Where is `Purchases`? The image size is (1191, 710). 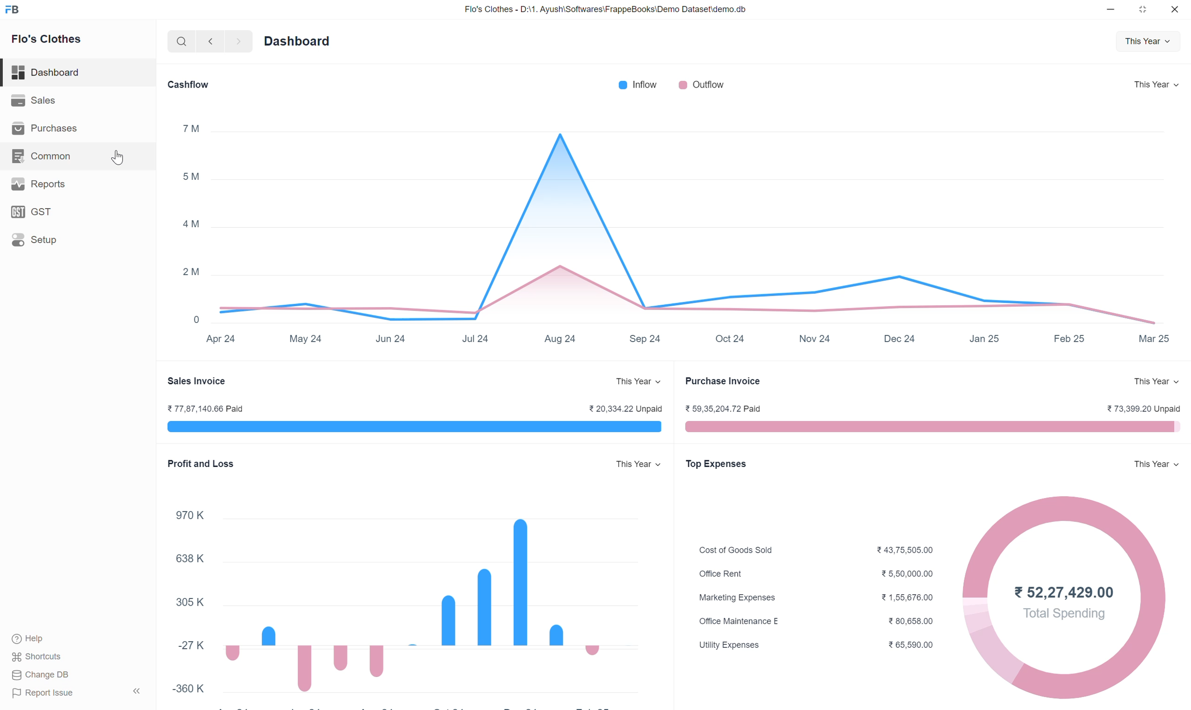 Purchases is located at coordinates (48, 128).